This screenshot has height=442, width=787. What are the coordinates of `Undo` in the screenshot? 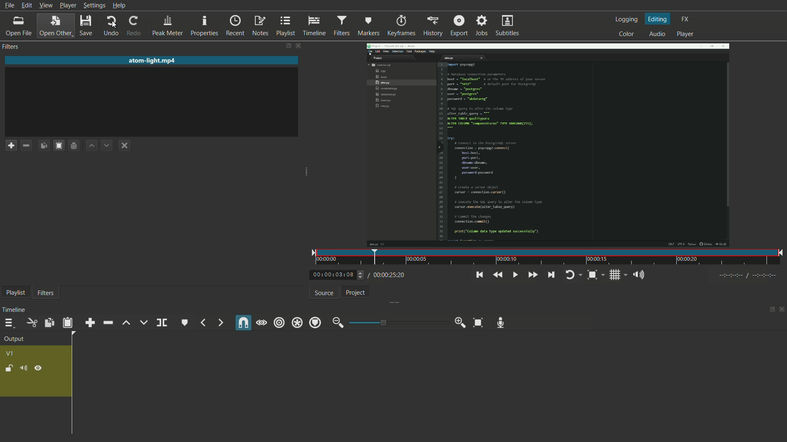 It's located at (109, 25).